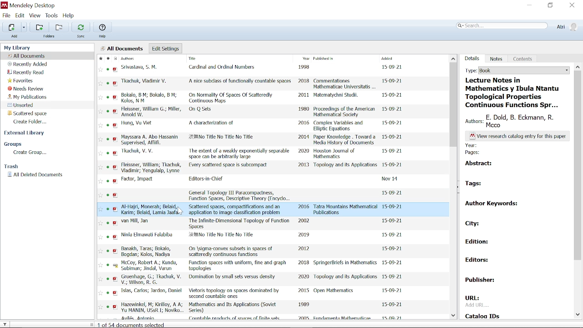 Image resolution: width=583 pixels, height=328 pixels. What do you see at coordinates (107, 58) in the screenshot?
I see `Mark as read / unread` at bounding box center [107, 58].